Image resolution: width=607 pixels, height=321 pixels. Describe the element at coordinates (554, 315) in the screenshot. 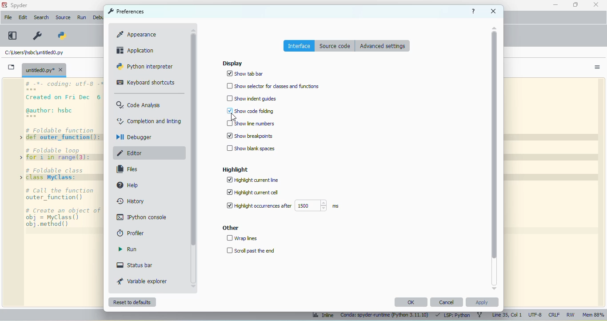

I see `CRLF` at that location.